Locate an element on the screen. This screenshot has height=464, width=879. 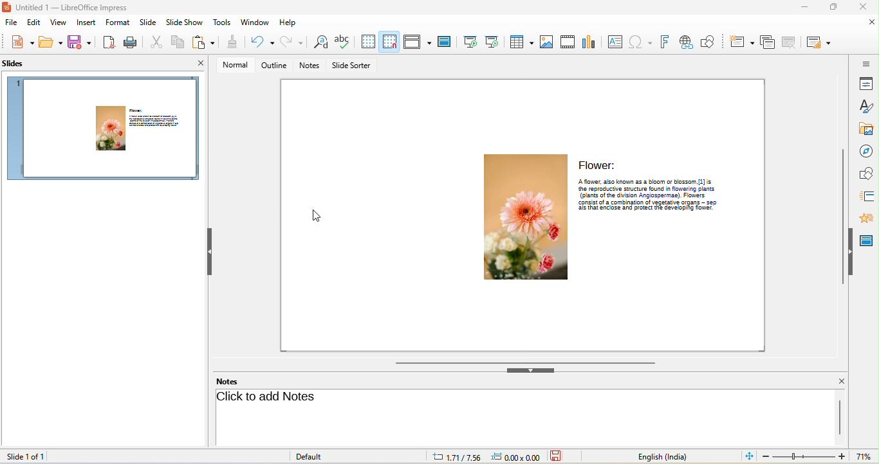
slide layout is located at coordinates (819, 42).